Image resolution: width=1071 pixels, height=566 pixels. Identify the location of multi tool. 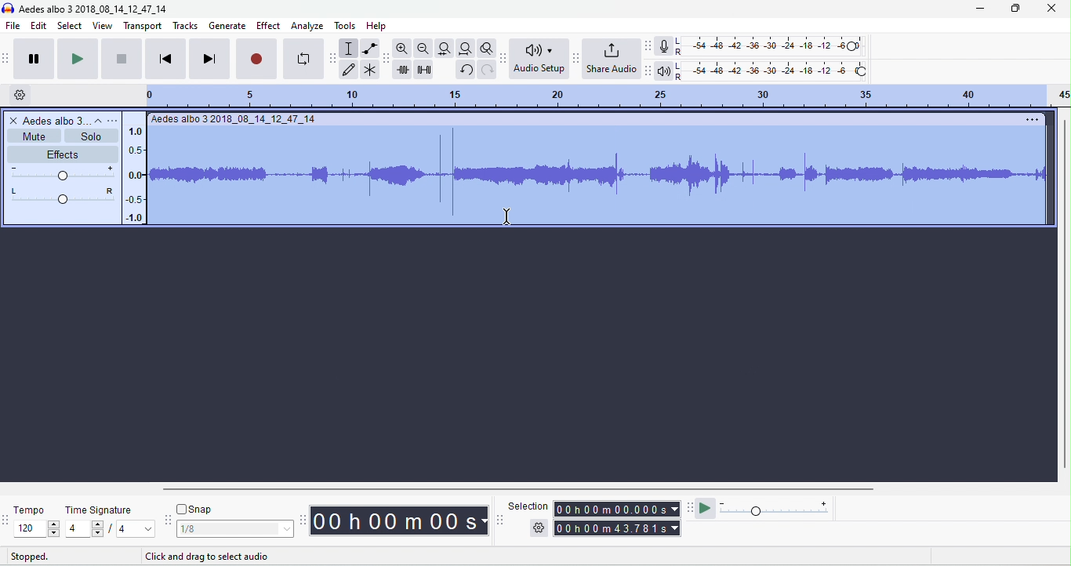
(370, 71).